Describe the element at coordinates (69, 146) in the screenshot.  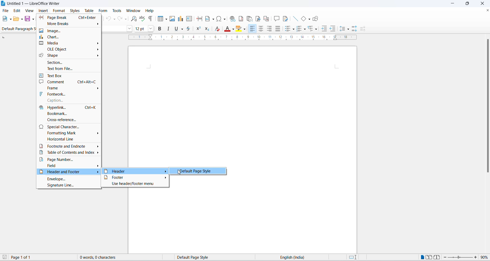
I see `footnote and endnote` at that location.